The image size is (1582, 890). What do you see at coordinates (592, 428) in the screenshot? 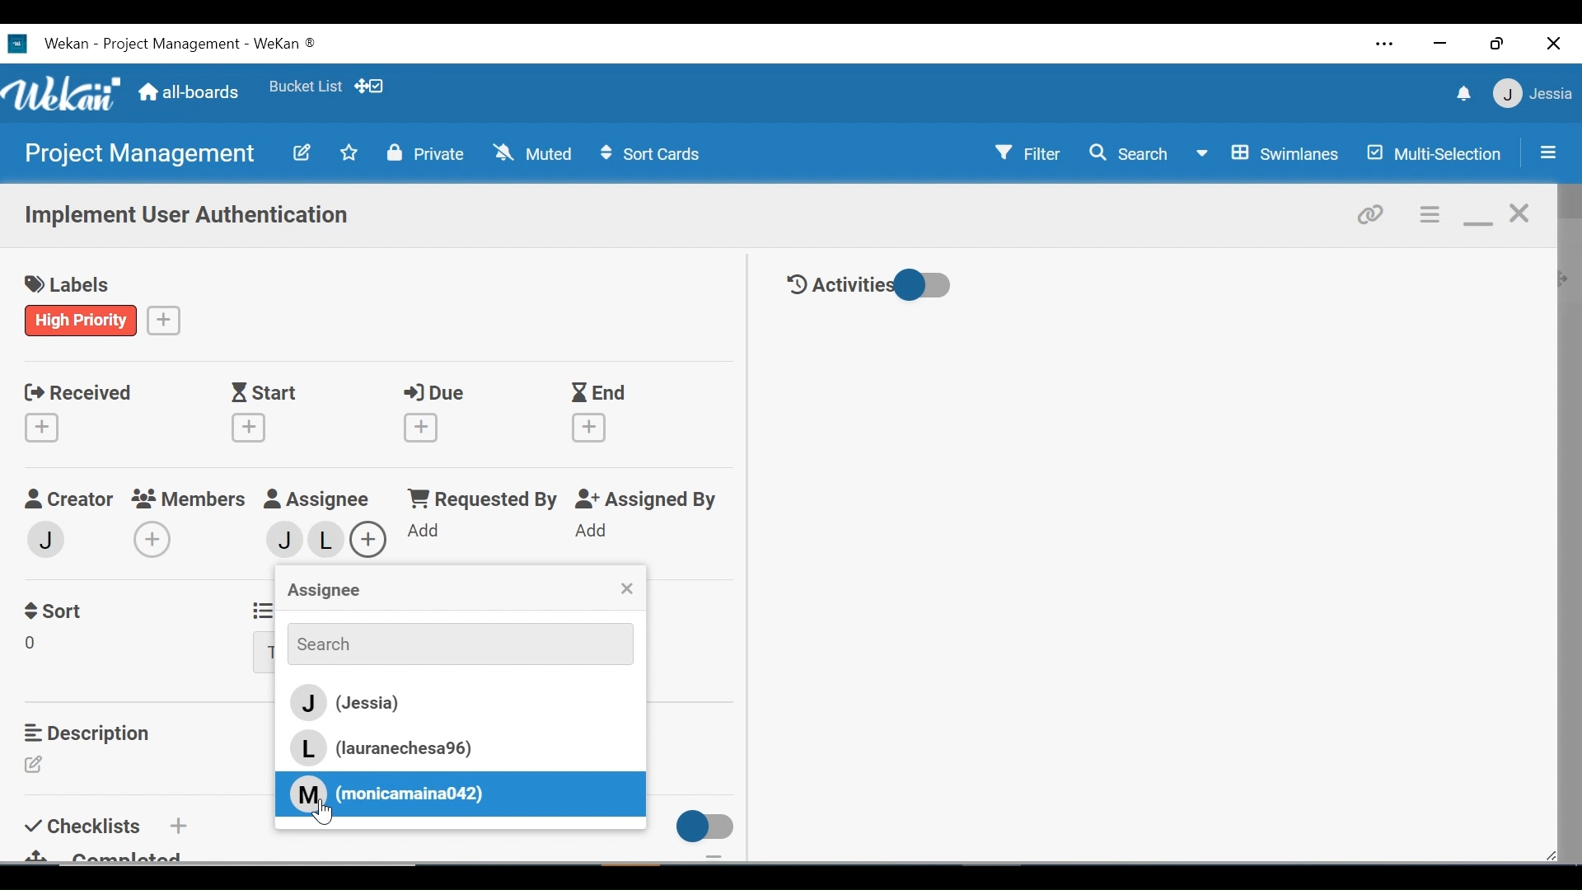
I see `createEnd Date` at bounding box center [592, 428].